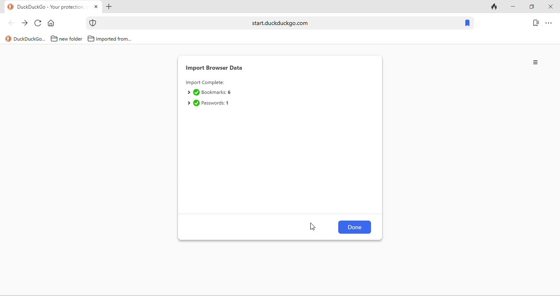 This screenshot has width=560, height=296. I want to click on Expand, so click(188, 93).